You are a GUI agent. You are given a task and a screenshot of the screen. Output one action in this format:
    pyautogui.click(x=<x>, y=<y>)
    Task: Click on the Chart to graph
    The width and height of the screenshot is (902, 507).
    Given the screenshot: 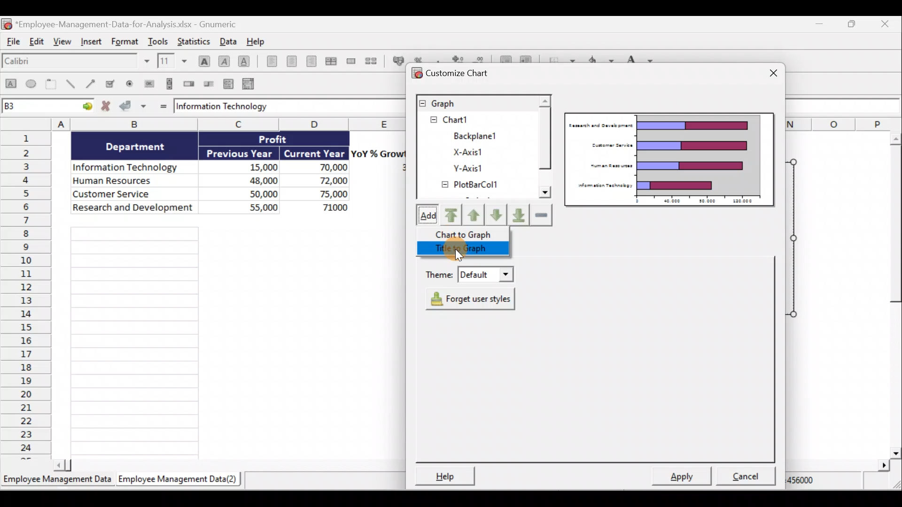 What is the action you would take?
    pyautogui.click(x=468, y=235)
    